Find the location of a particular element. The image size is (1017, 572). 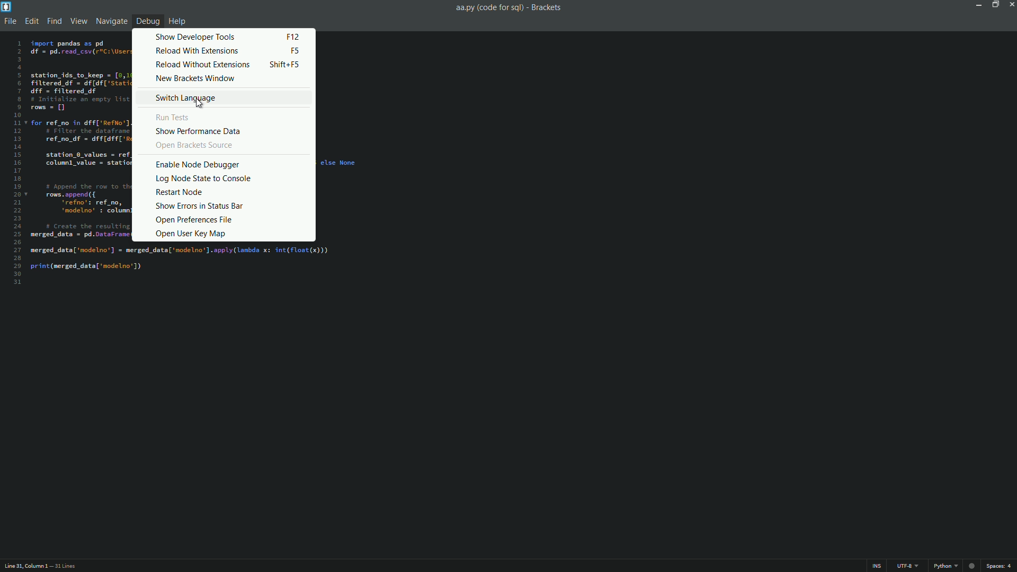

restart node is located at coordinates (179, 193).